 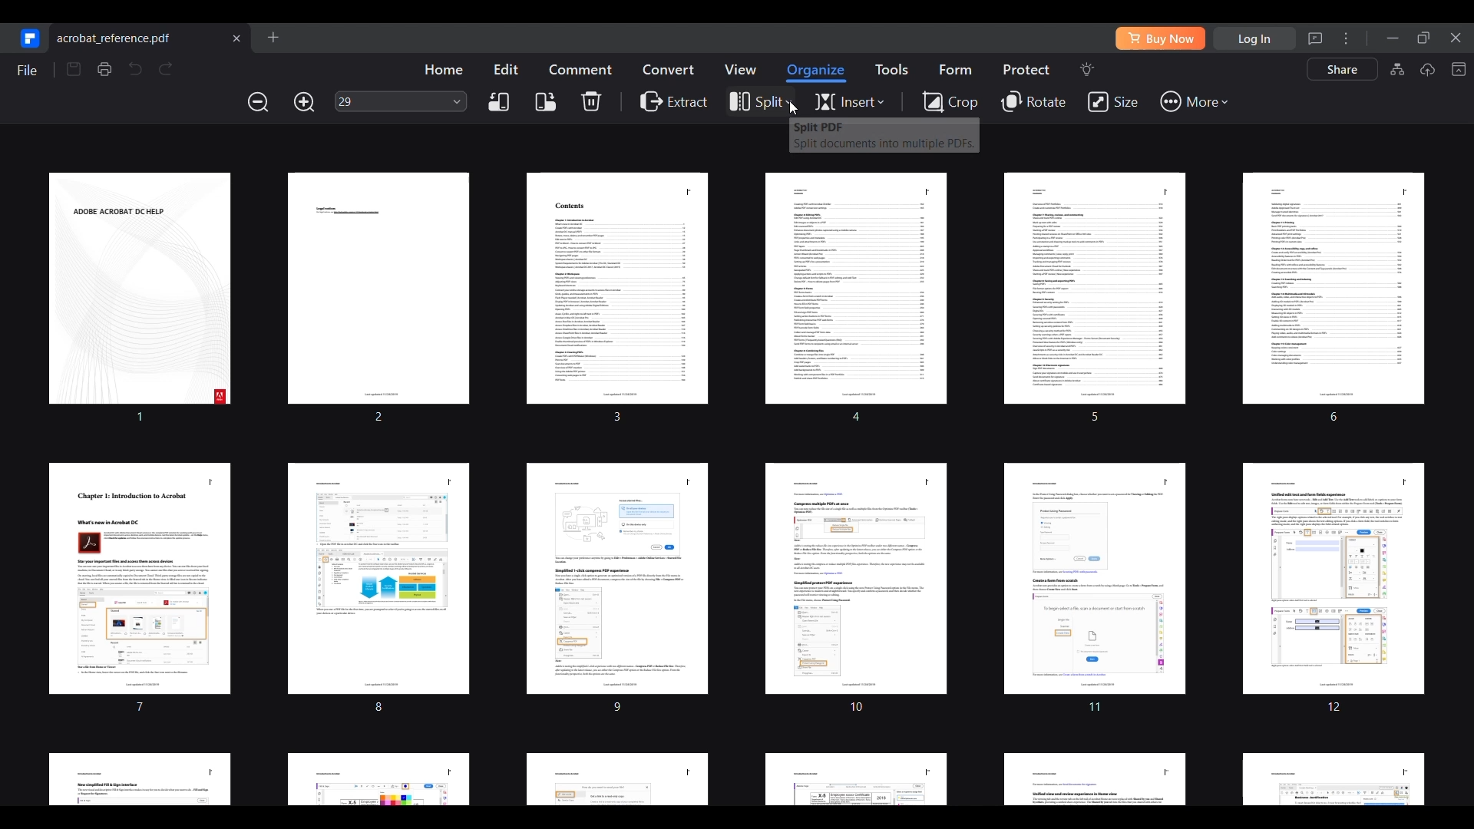 What do you see at coordinates (1026, 69) in the screenshot?
I see `Protect` at bounding box center [1026, 69].